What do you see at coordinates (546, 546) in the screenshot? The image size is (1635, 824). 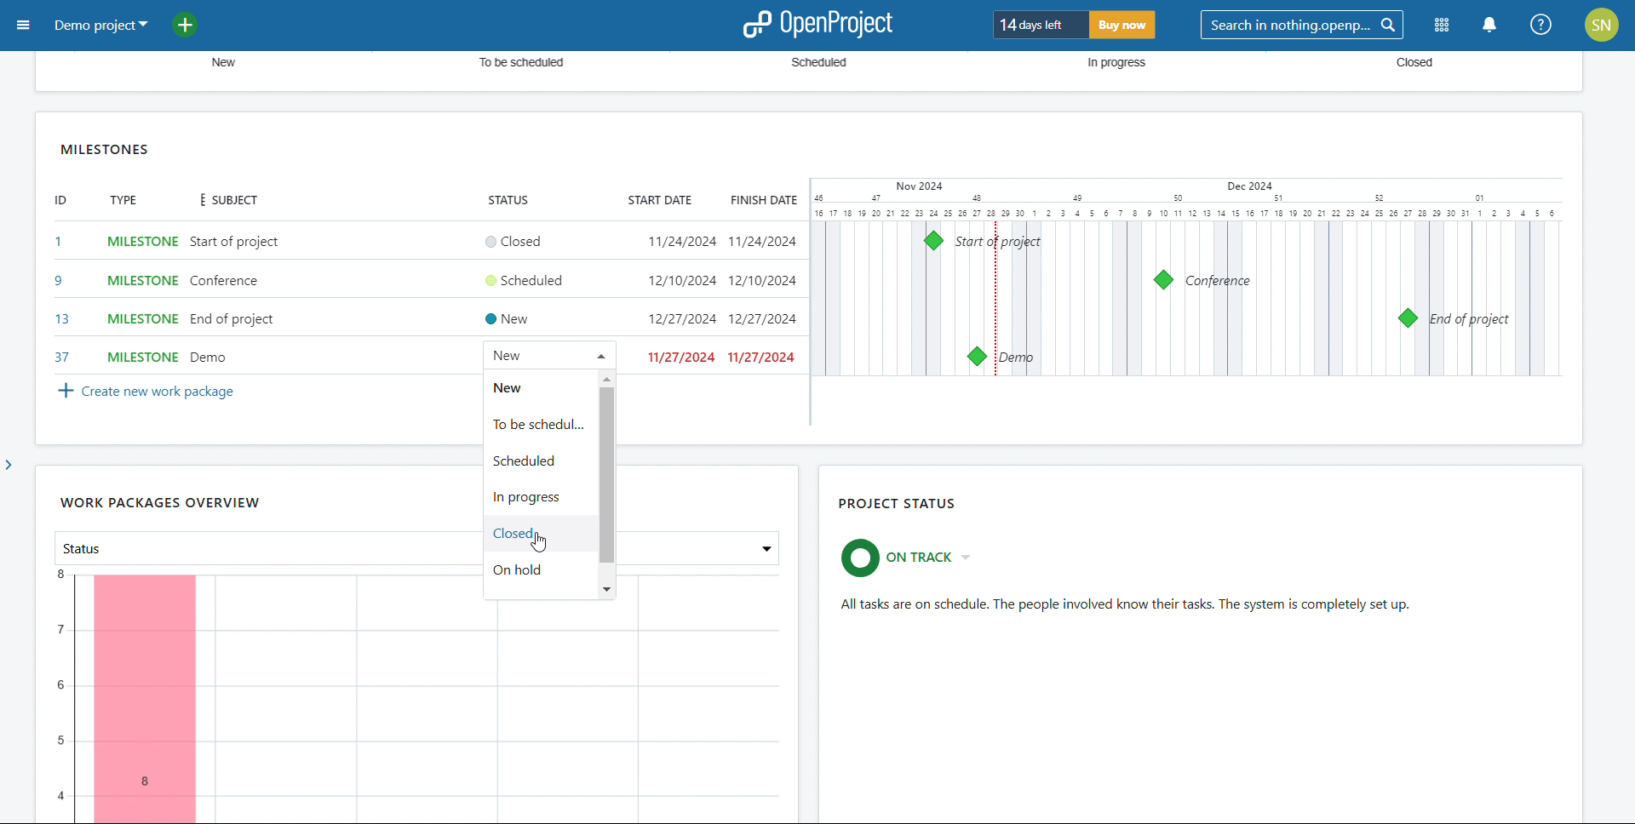 I see `cursor` at bounding box center [546, 546].